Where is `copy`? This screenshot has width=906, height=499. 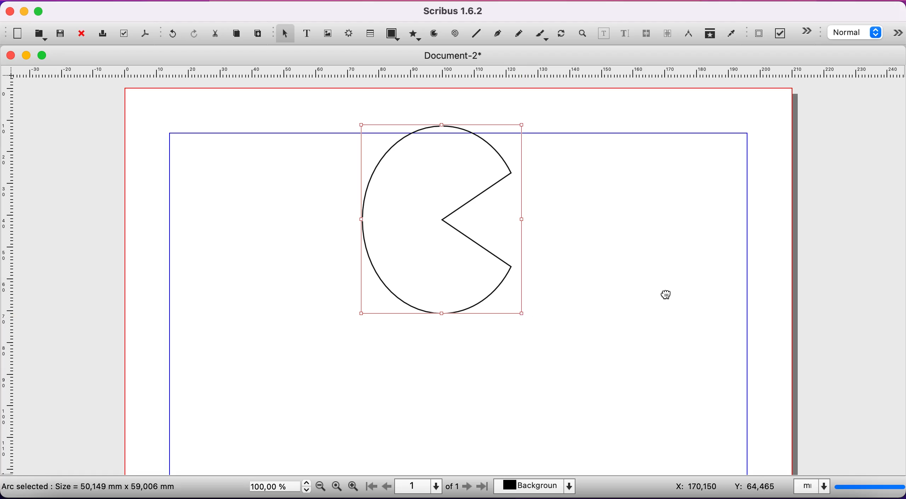
copy is located at coordinates (239, 34).